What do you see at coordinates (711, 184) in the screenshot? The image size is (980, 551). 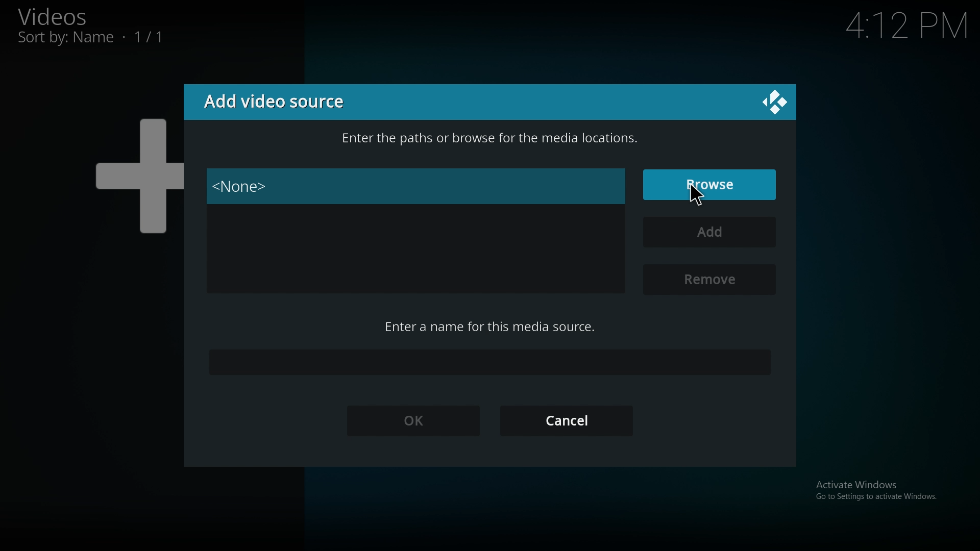 I see `browse` at bounding box center [711, 184].